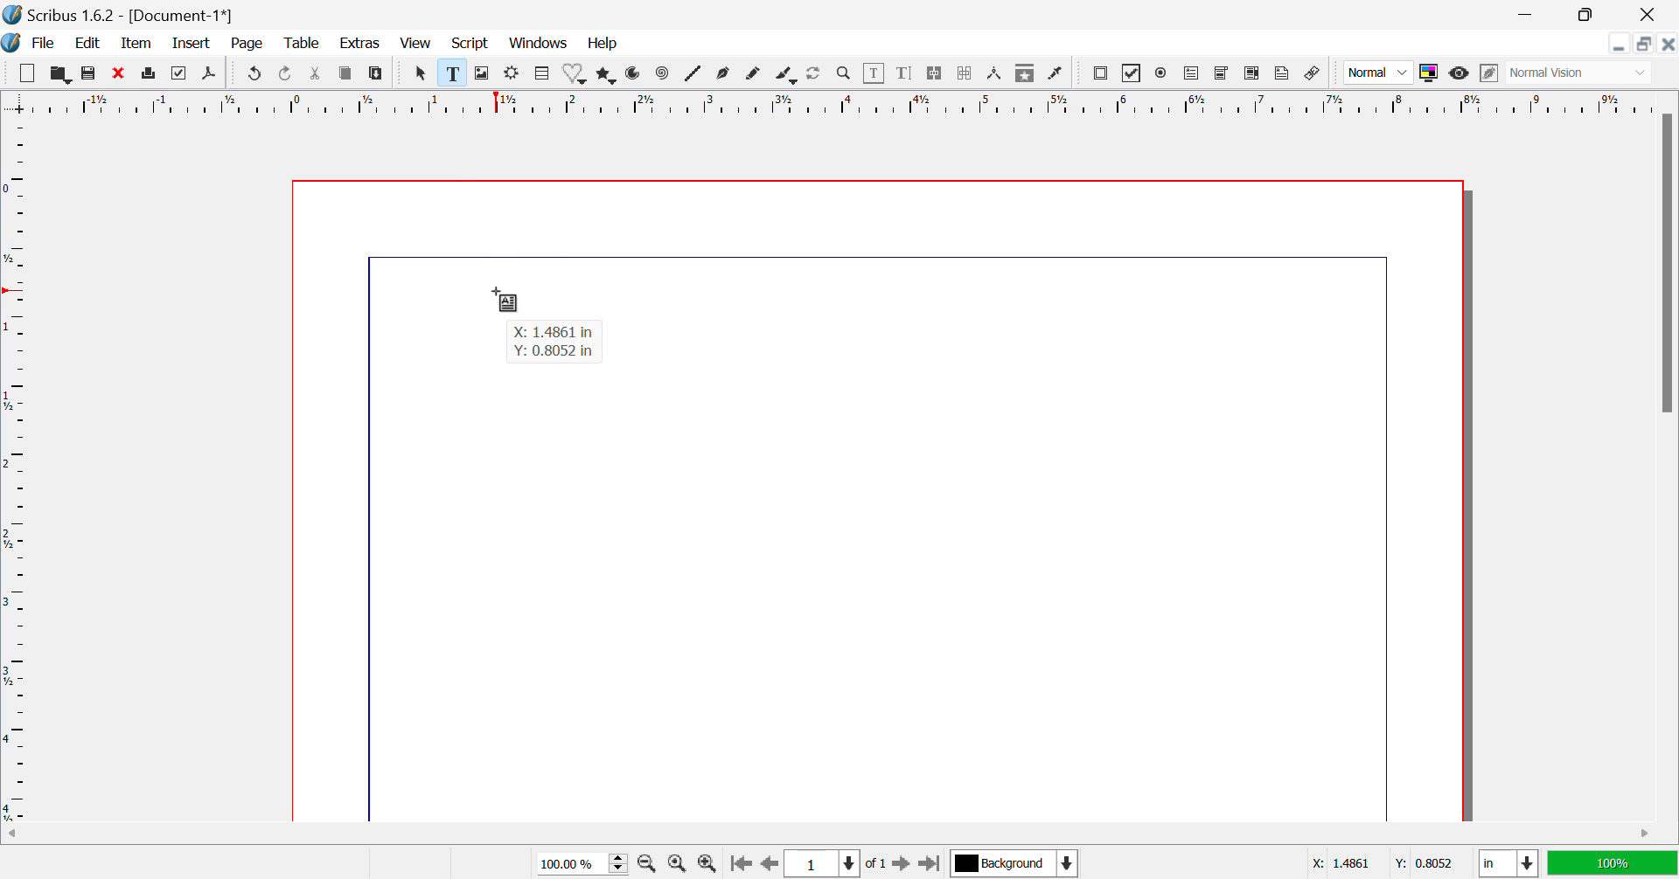 The height and width of the screenshot is (879, 1679). I want to click on in, so click(1504, 863).